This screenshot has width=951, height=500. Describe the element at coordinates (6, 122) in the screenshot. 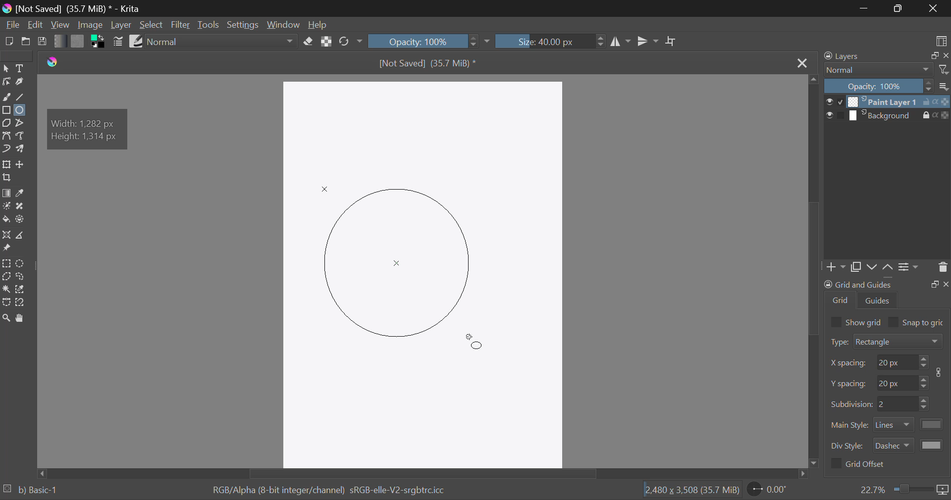

I see `Polygon` at that location.